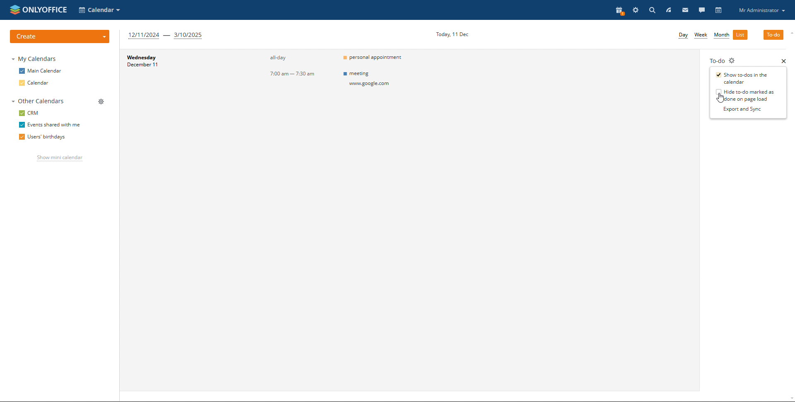 This screenshot has height=402, width=795. I want to click on event timings, so click(298, 67).